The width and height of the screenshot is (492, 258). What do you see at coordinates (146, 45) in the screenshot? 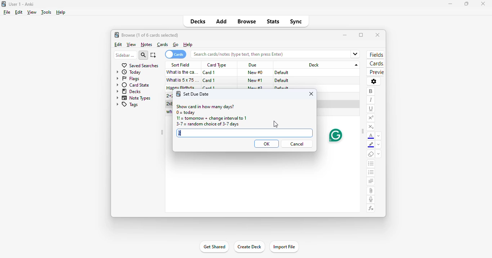
I see `notes` at bounding box center [146, 45].